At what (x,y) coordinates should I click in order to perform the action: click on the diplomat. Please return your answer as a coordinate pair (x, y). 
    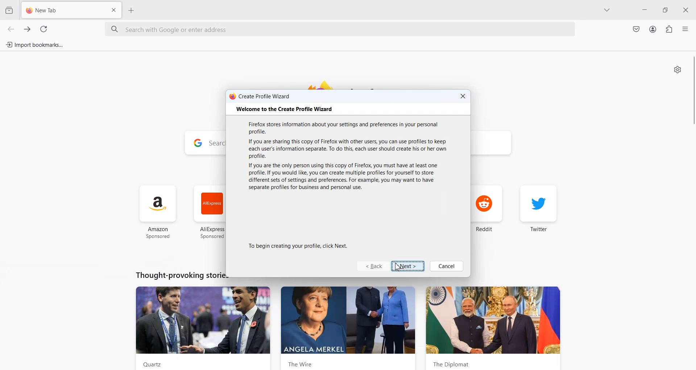
    Looking at the image, I should click on (493, 328).